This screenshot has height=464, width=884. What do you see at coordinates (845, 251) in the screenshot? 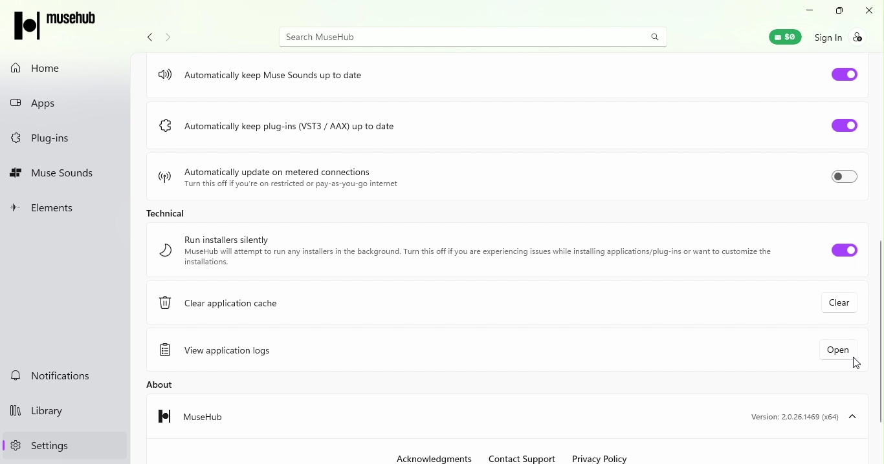
I see `Run installers silently` at bounding box center [845, 251].